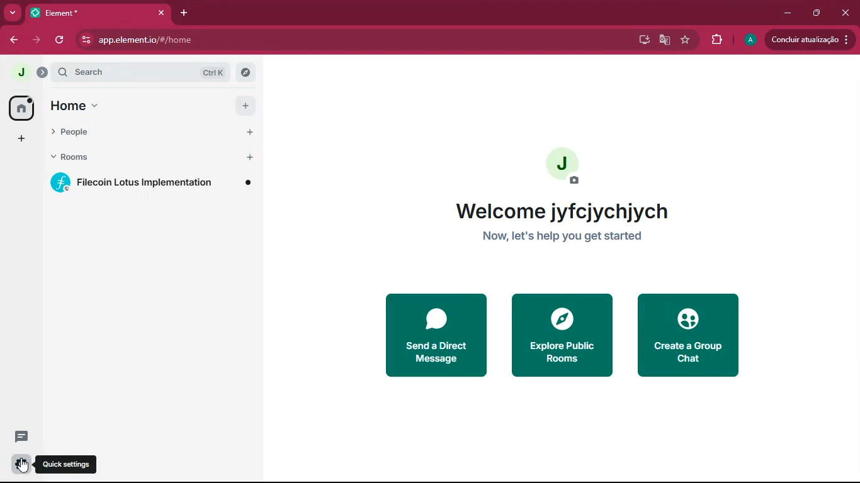 The height and width of the screenshot is (483, 860). I want to click on conduir atualizacao, so click(808, 40).